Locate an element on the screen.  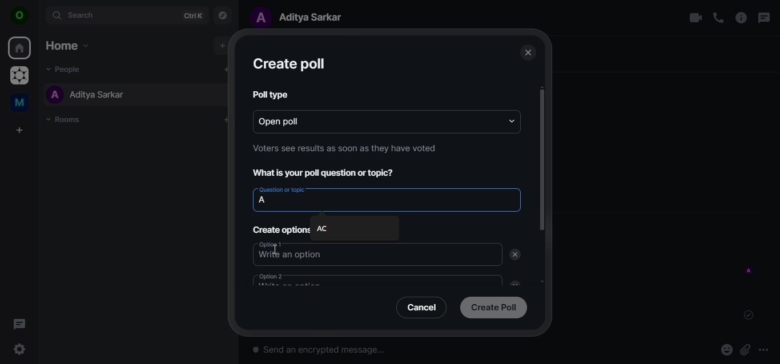
quicker settings is located at coordinates (21, 350).